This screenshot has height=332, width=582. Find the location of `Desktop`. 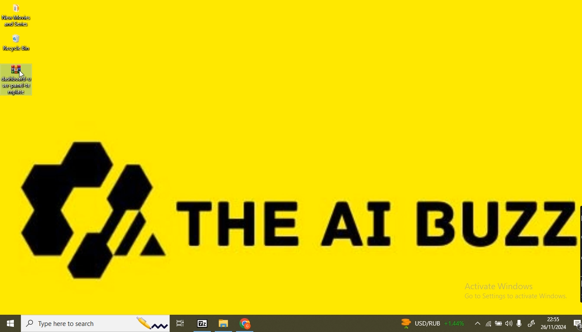

Desktop is located at coordinates (312, 159).